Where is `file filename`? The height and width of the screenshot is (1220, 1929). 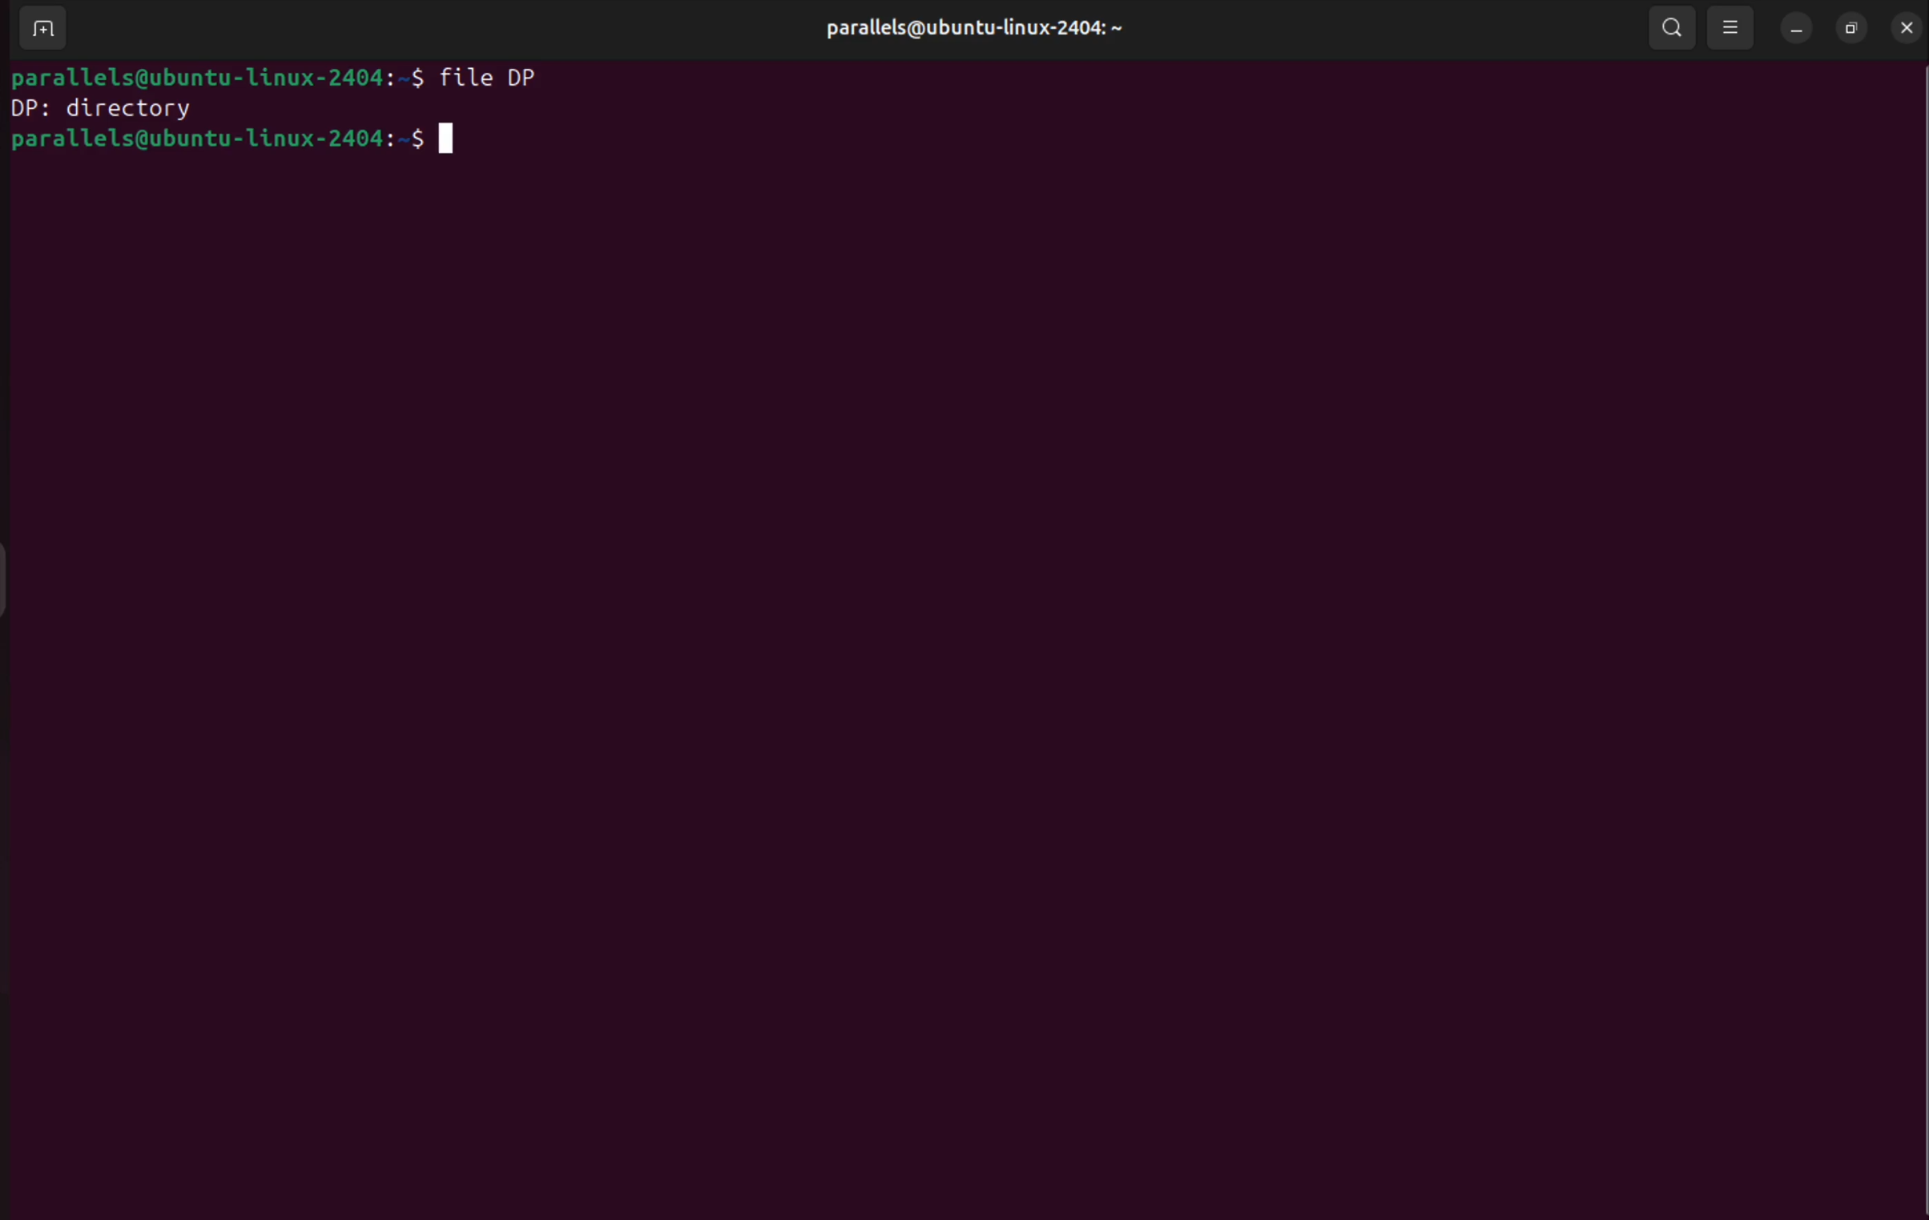 file filename is located at coordinates (501, 82).